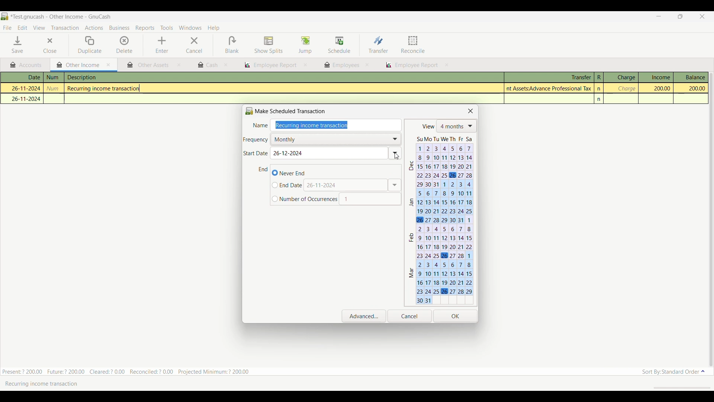 The image size is (714, 402). I want to click on Reports menu, so click(145, 28).